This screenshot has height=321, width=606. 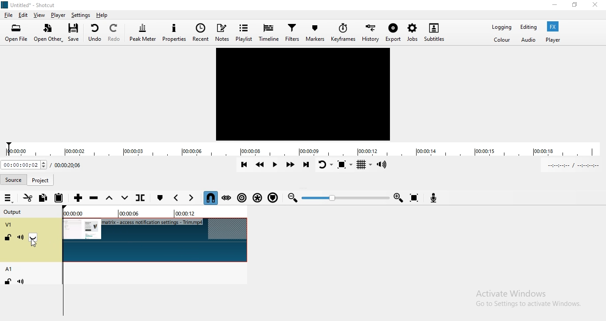 What do you see at coordinates (268, 33) in the screenshot?
I see `` at bounding box center [268, 33].